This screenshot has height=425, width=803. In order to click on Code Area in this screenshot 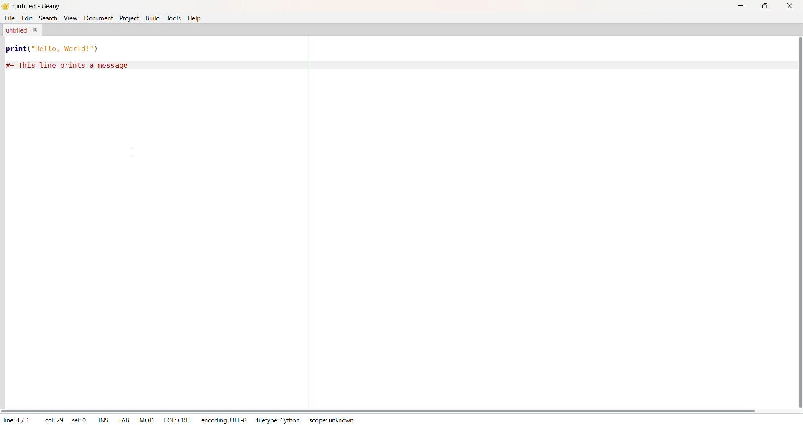, I will do `click(387, 238)`.